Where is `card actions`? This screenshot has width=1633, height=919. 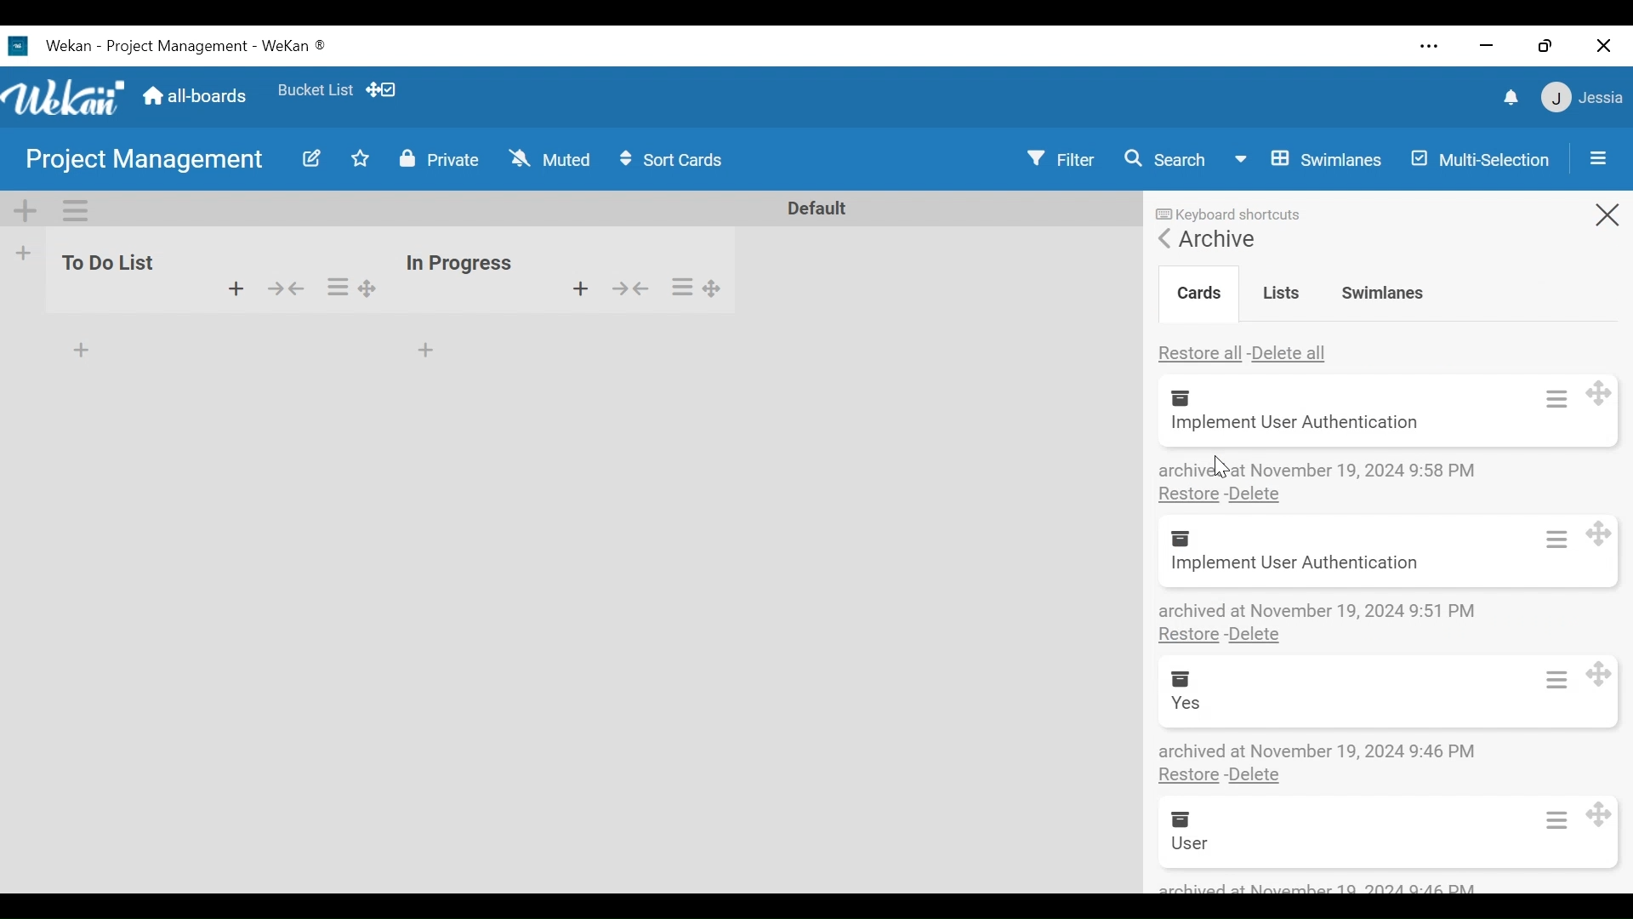 card actions is located at coordinates (1559, 680).